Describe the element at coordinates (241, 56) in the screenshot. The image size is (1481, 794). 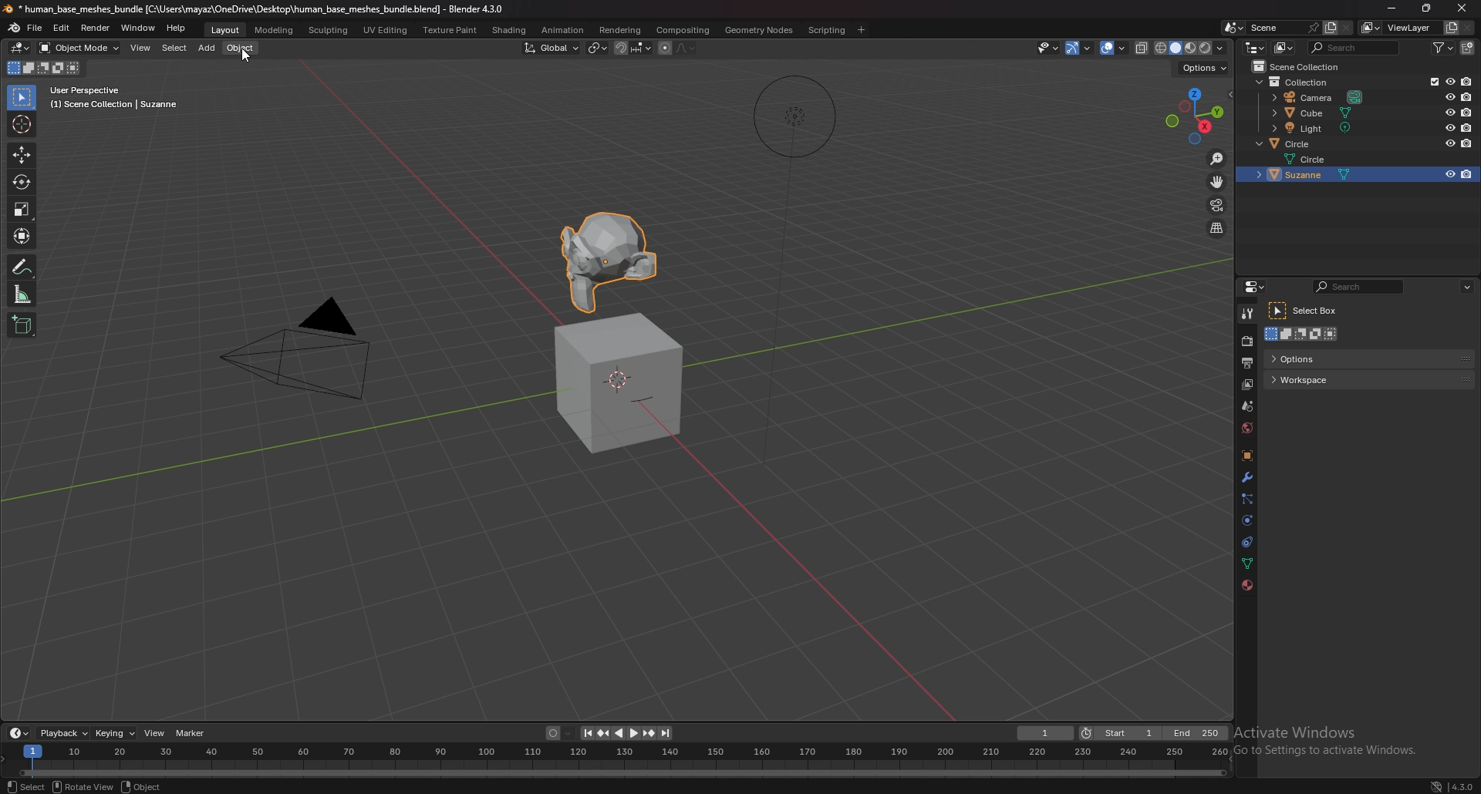
I see `cursor` at that location.